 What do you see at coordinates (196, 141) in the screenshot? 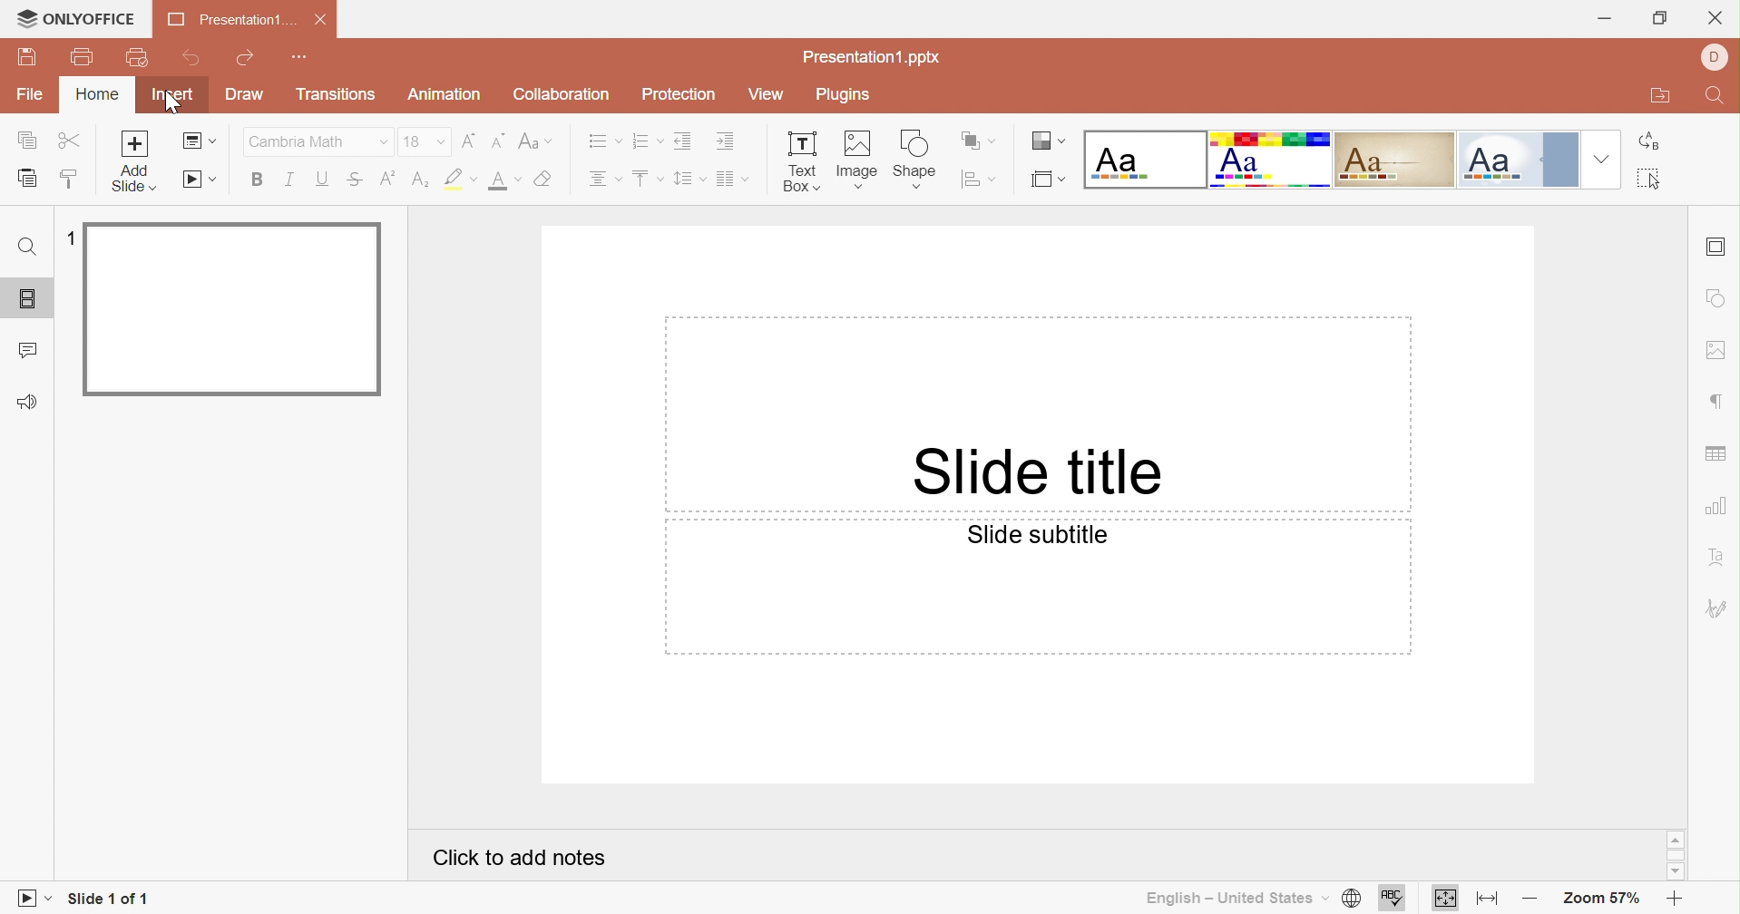
I see `Change slide layout` at bounding box center [196, 141].